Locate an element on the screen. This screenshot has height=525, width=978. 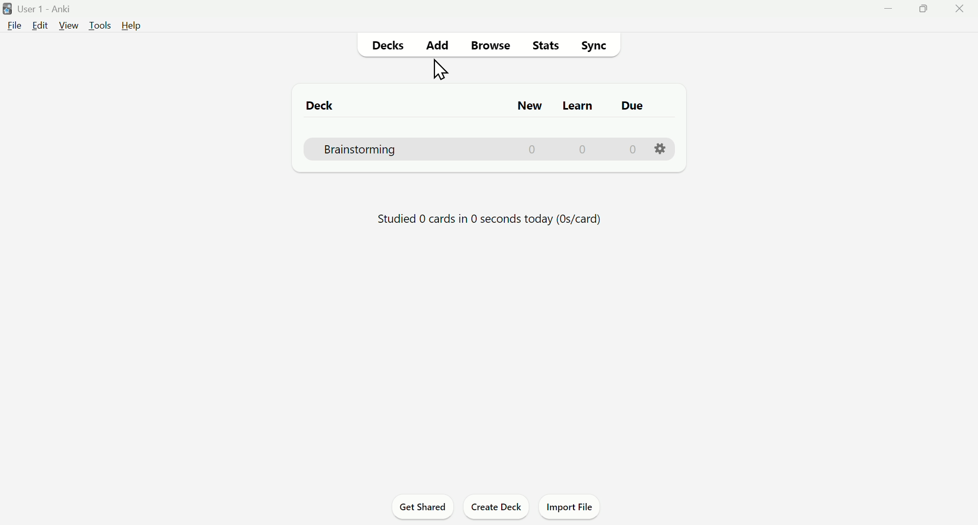
 is located at coordinates (963, 10).